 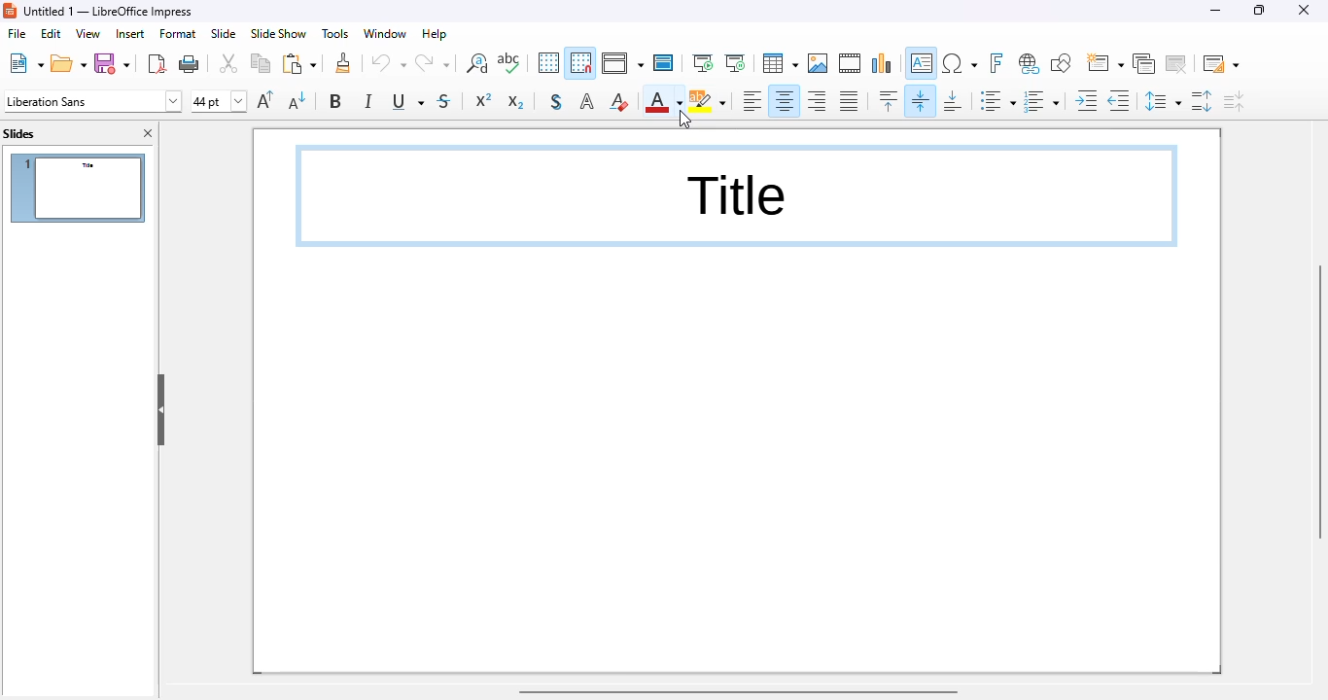 What do you see at coordinates (1260, 11) in the screenshot?
I see `maximize` at bounding box center [1260, 11].